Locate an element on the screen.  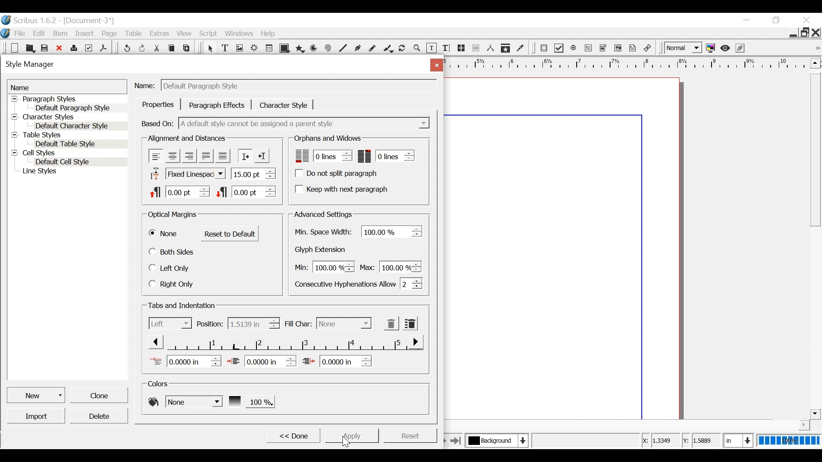
Redo is located at coordinates (143, 47).